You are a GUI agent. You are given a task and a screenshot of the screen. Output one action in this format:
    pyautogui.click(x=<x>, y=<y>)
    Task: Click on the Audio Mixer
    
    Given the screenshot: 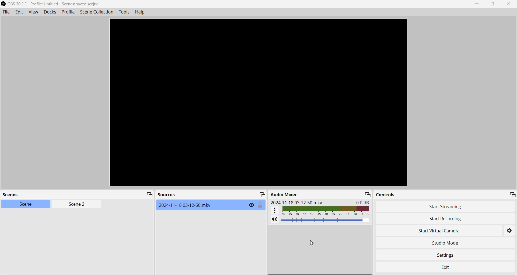 What is the action you would take?
    pyautogui.click(x=285, y=194)
    